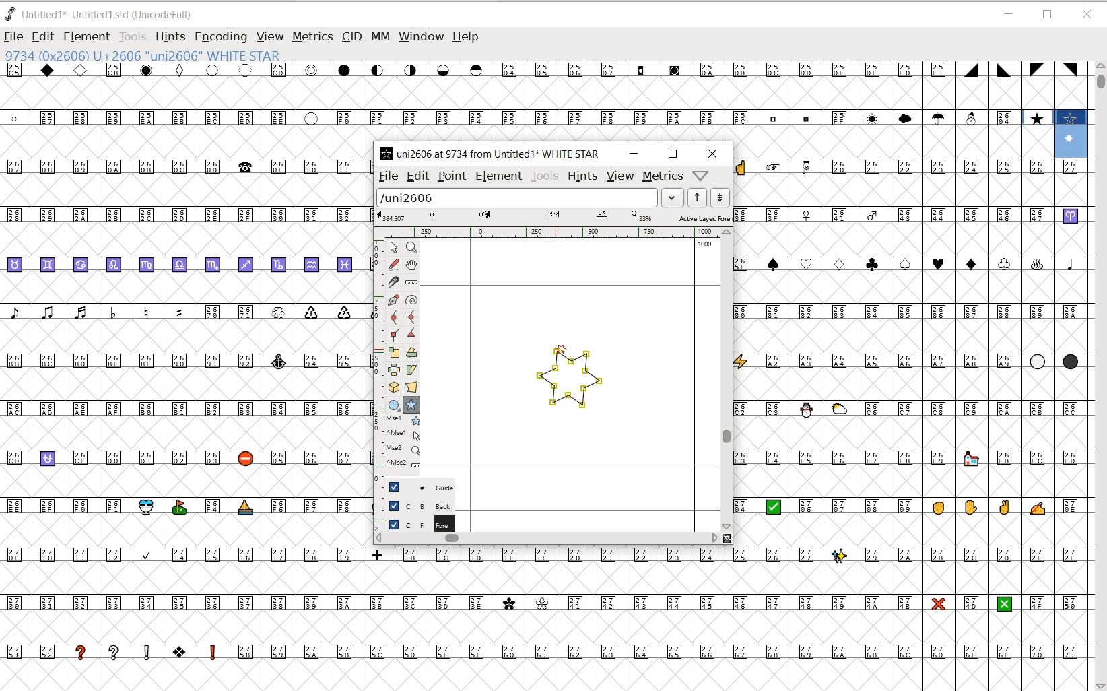 This screenshot has width=1107, height=691. I want to click on VIEW, so click(269, 38).